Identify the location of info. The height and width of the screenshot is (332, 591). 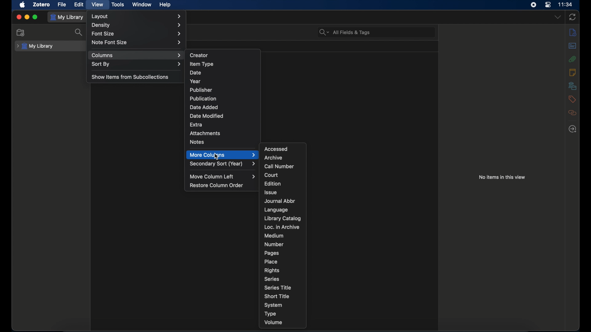
(573, 33).